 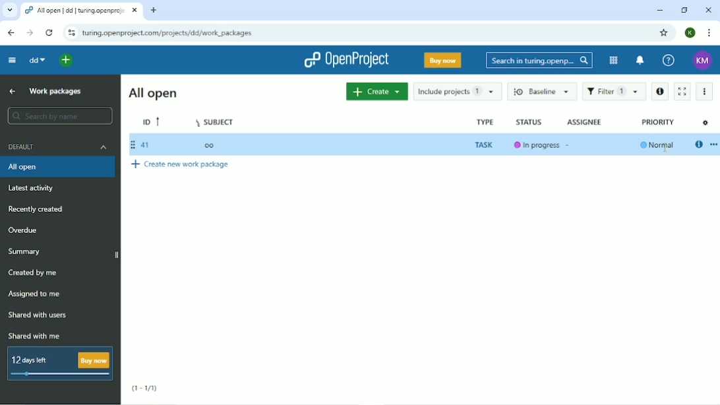 I want to click on To notification center, so click(x=640, y=61).